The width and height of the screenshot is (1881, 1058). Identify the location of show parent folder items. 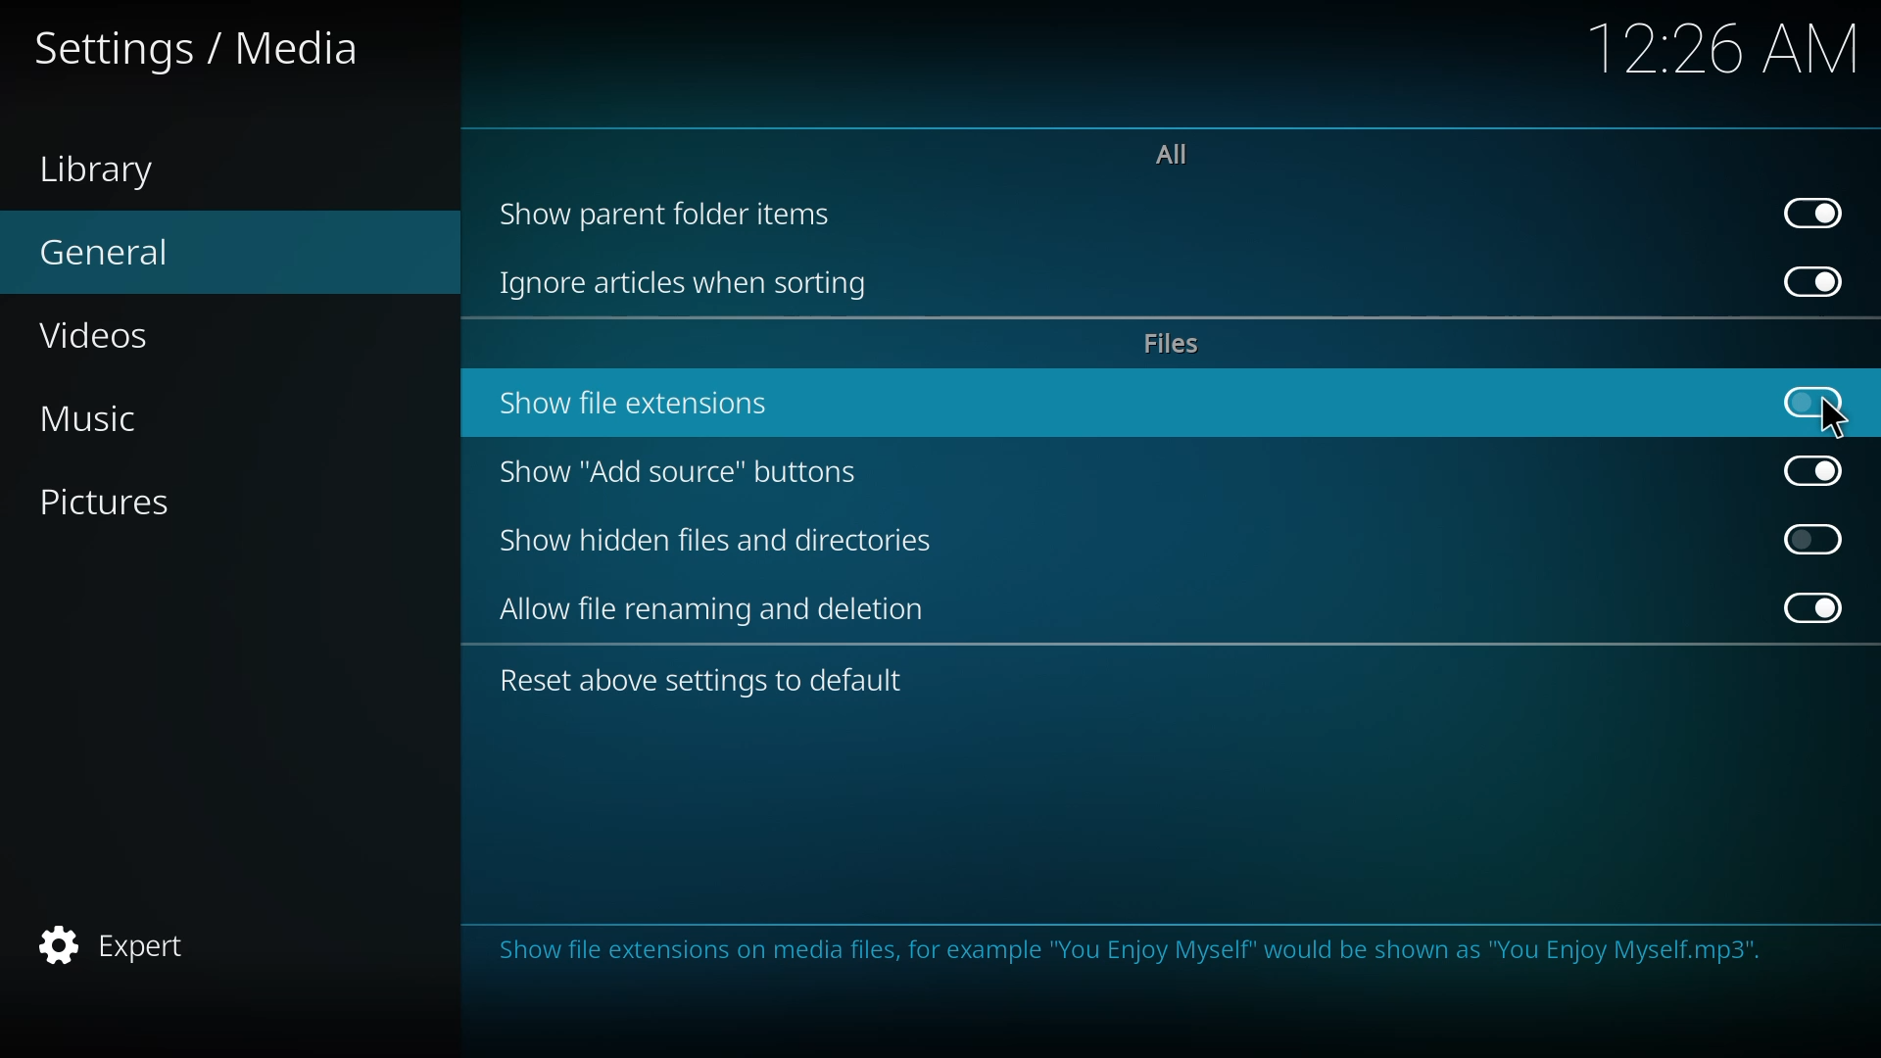
(670, 212).